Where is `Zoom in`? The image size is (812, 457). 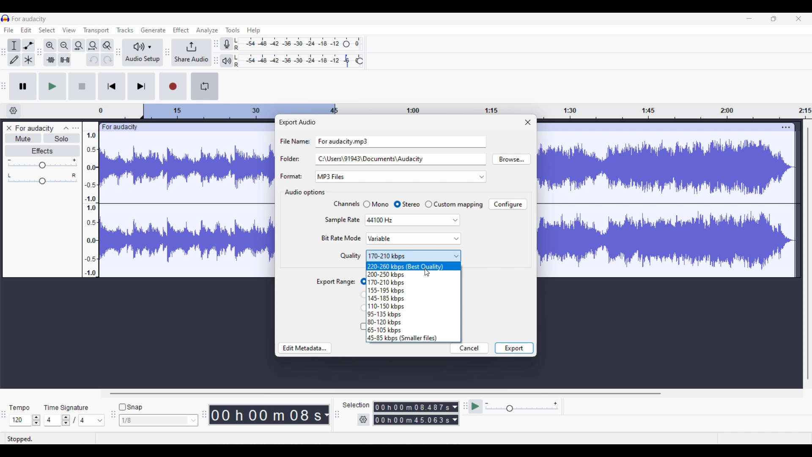
Zoom in is located at coordinates (50, 46).